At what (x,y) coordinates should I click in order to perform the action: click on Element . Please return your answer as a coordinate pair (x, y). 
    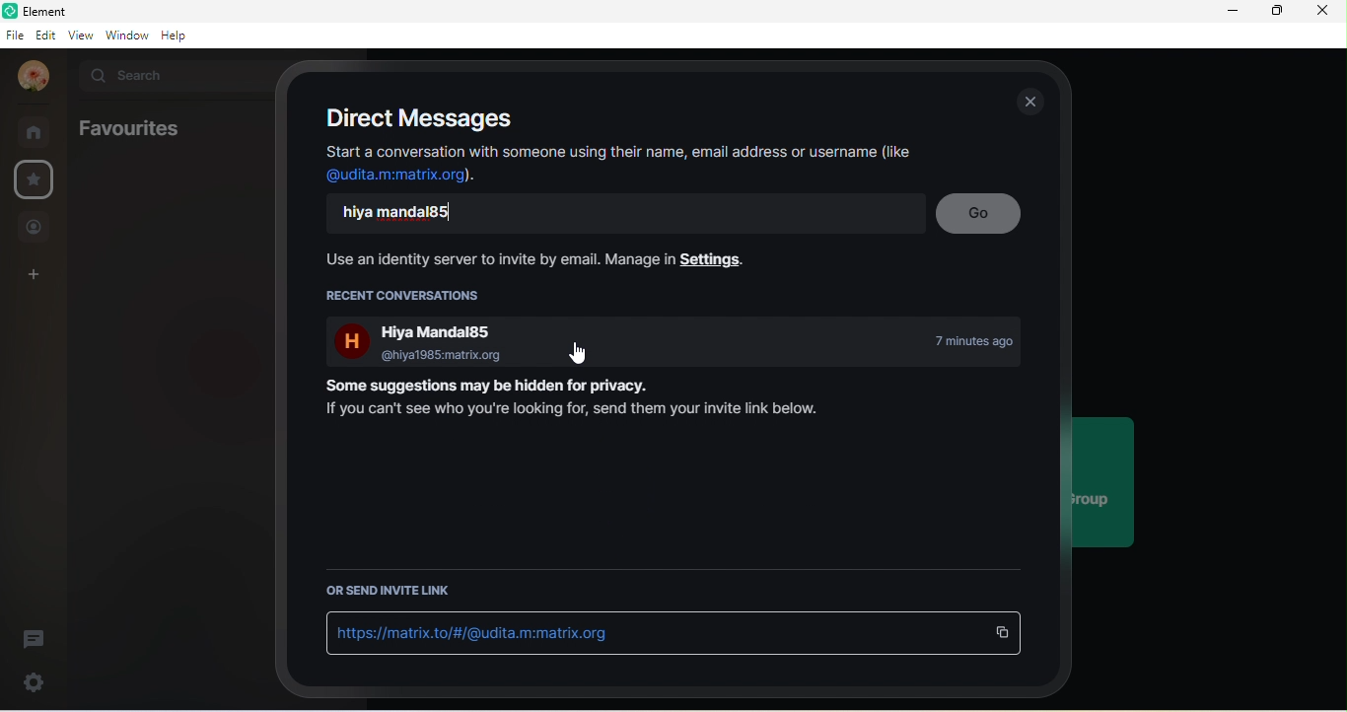
    Looking at the image, I should click on (132, 12).